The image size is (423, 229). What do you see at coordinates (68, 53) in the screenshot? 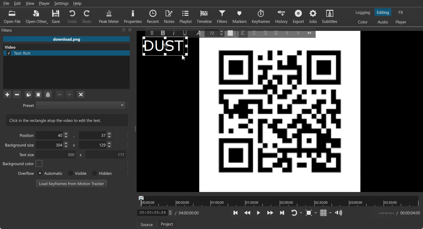
I see `Text rich file` at bounding box center [68, 53].